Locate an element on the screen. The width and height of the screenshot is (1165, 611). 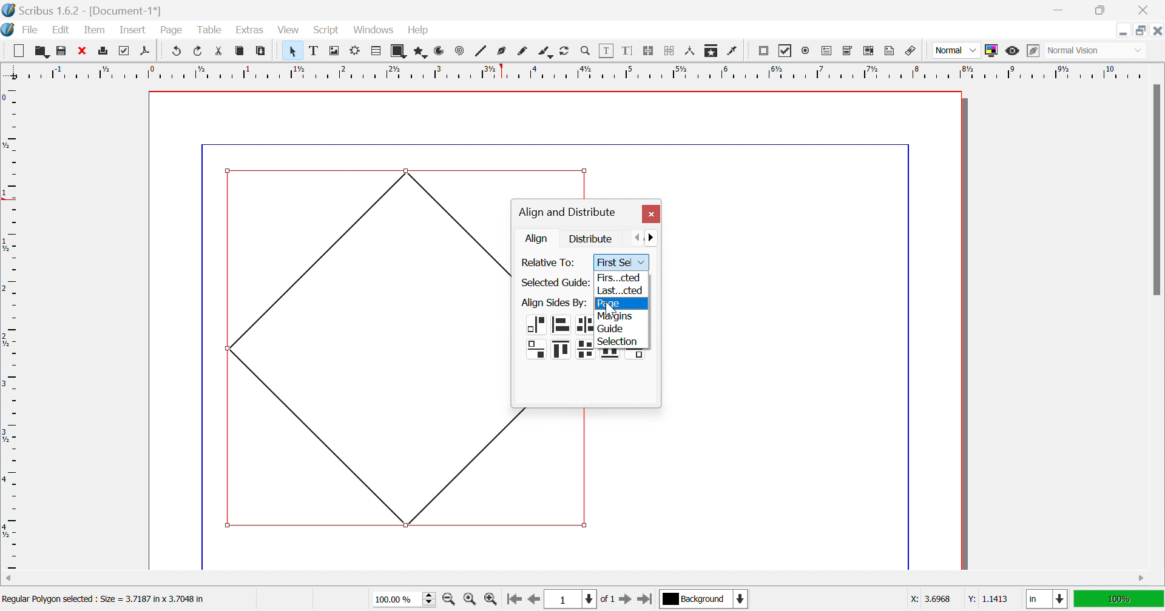
Page is located at coordinates (610, 304).